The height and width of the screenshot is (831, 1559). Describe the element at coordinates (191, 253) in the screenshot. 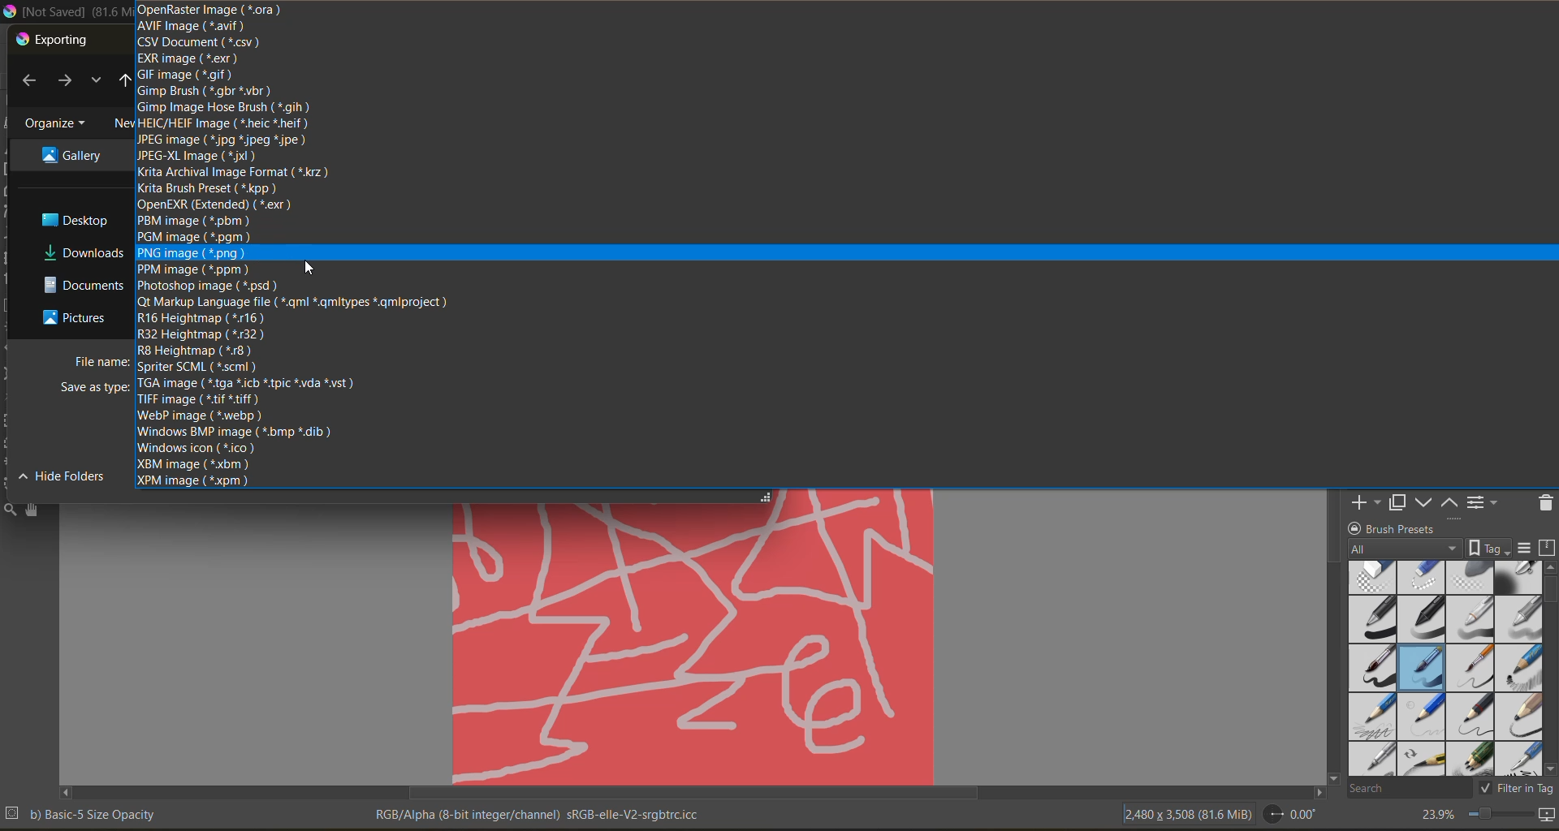

I see `png image` at that location.